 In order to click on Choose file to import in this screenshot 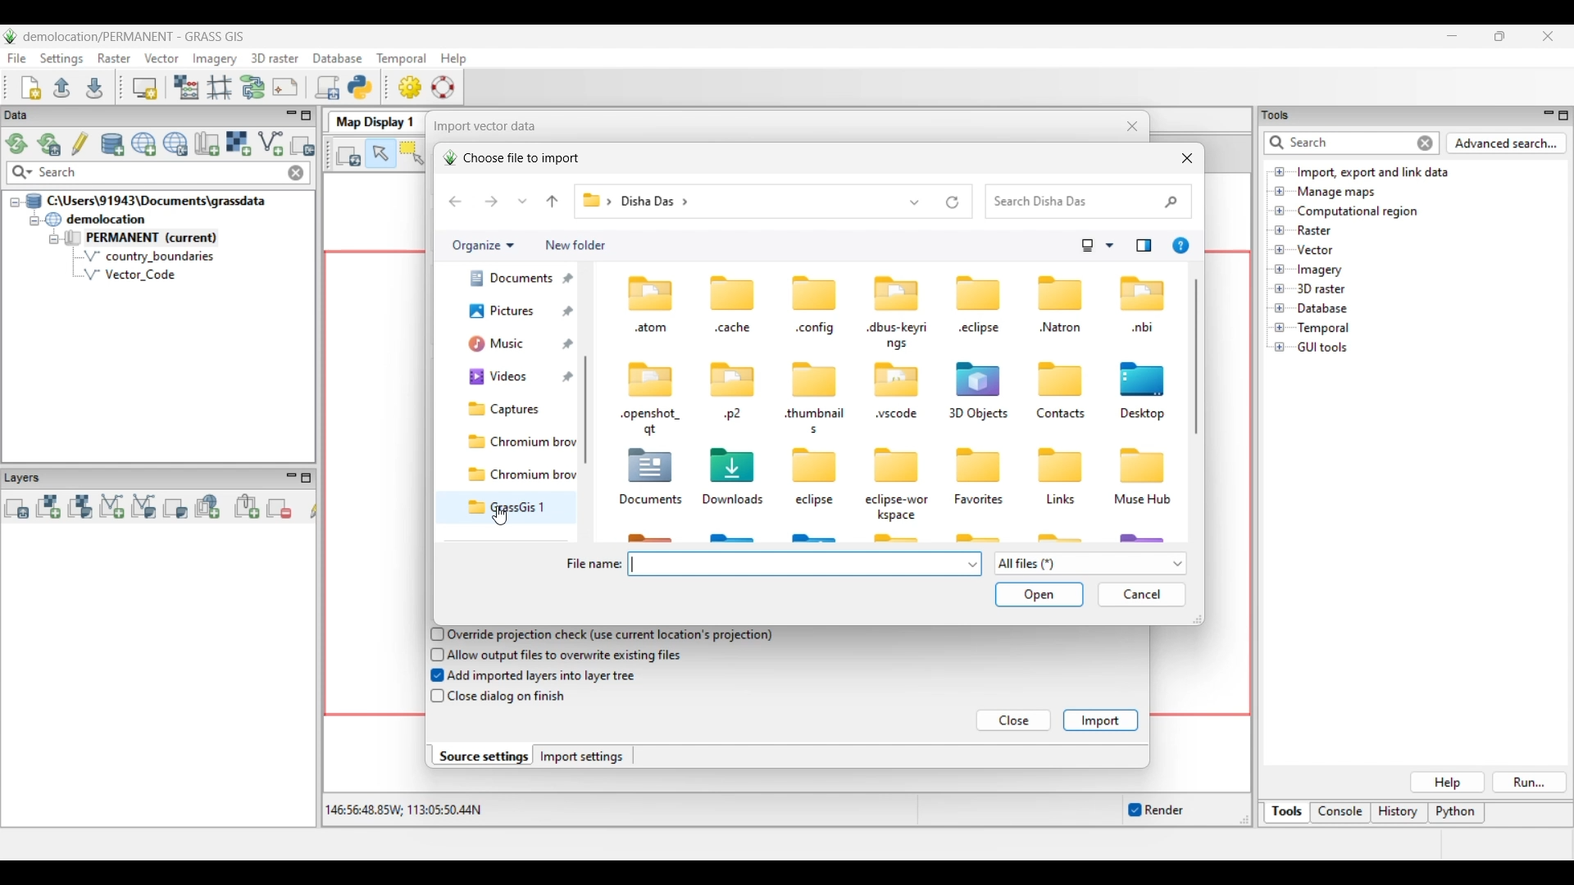, I will do `click(511, 158)`.